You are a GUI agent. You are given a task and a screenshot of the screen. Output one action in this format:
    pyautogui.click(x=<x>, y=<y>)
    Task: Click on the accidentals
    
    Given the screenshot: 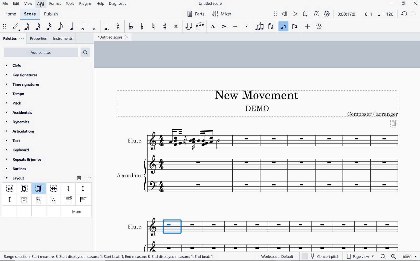 What is the action you would take?
    pyautogui.click(x=20, y=112)
    